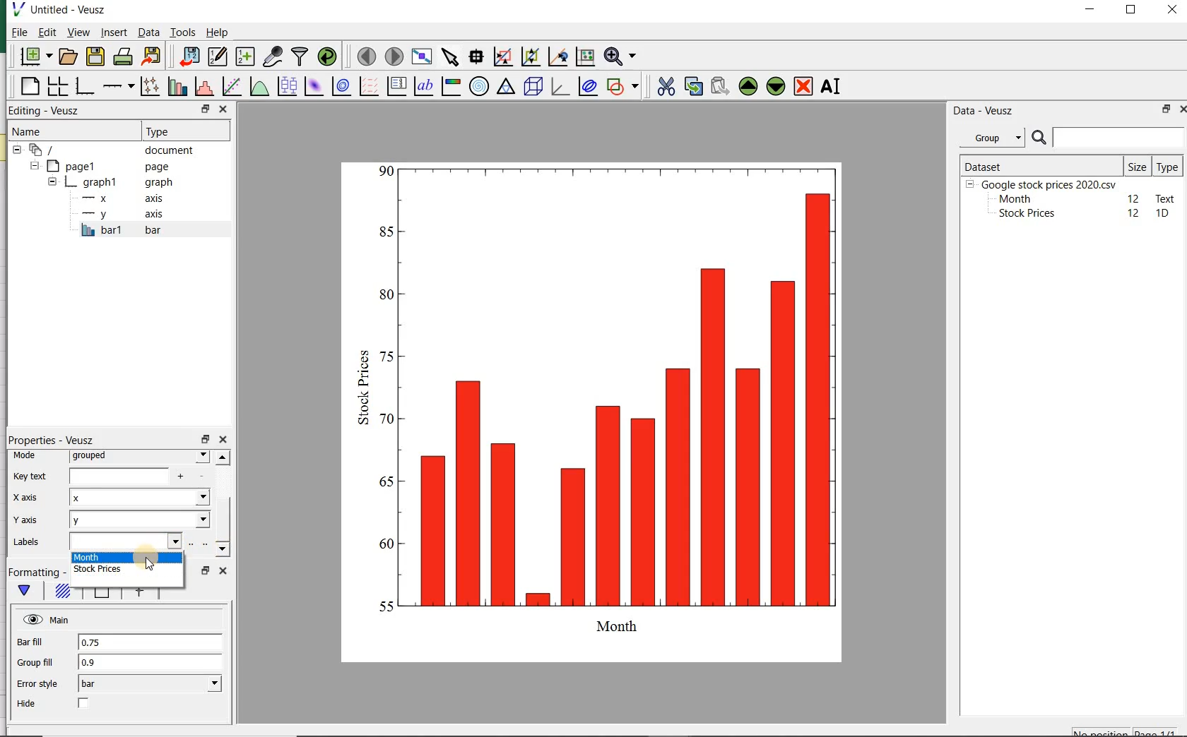  Describe the element at coordinates (203, 88) in the screenshot. I see `histogram of a dataset` at that location.